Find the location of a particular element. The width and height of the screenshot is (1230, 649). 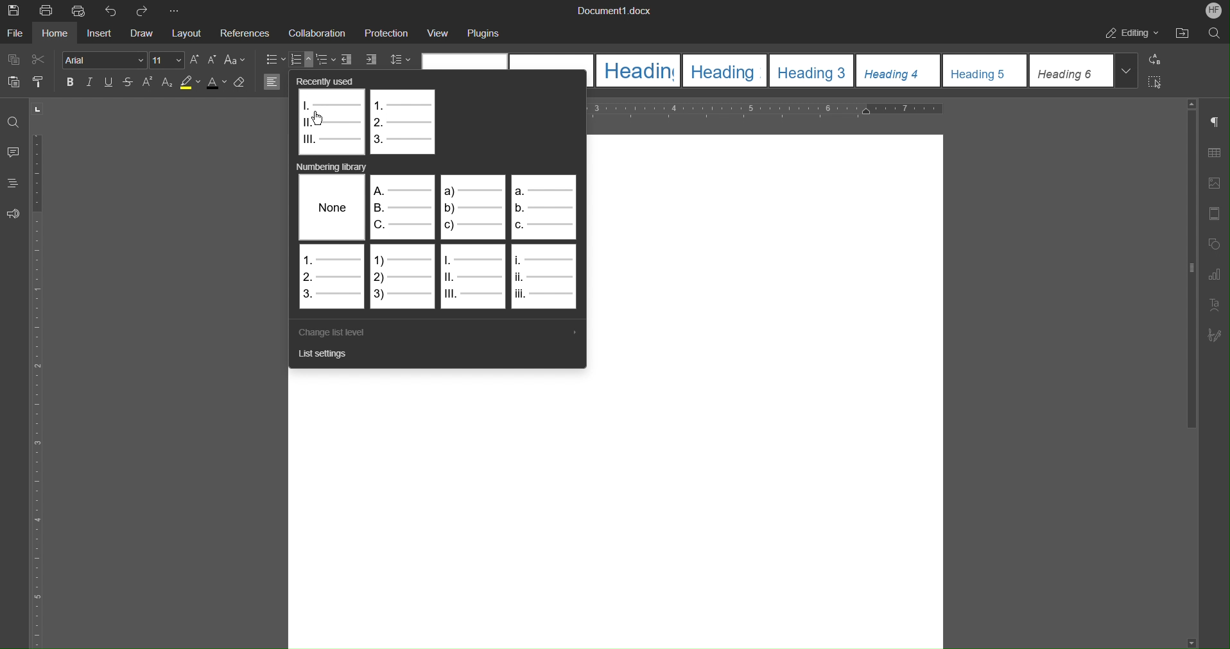

Copy Style is located at coordinates (40, 83).